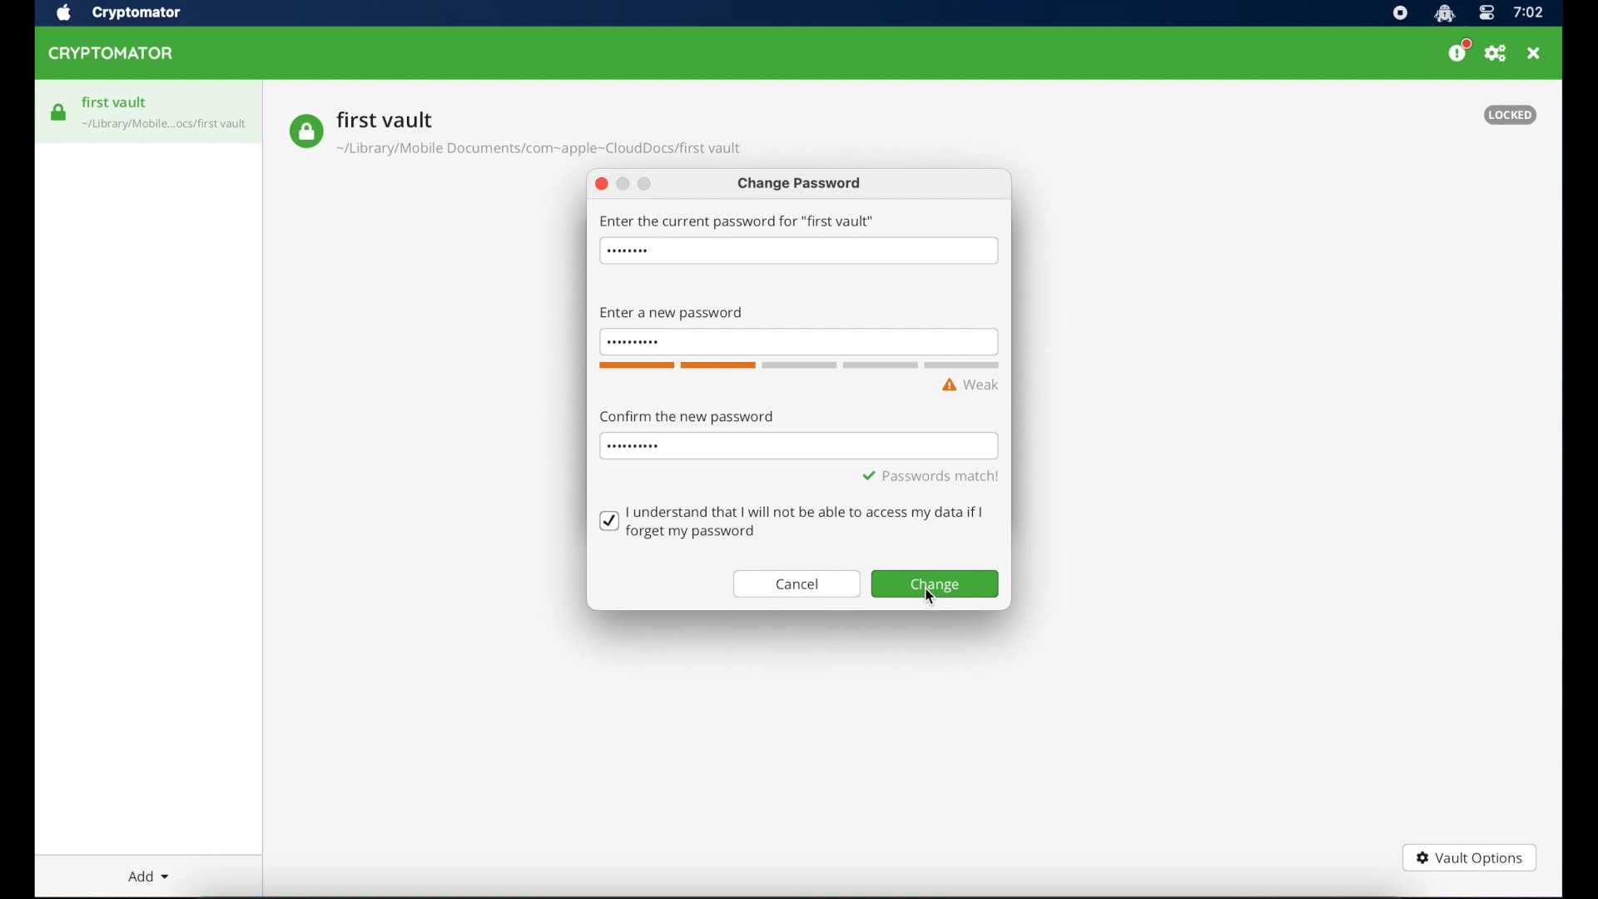 Image resolution: width=1598 pixels, height=899 pixels. What do you see at coordinates (1459, 51) in the screenshot?
I see `please consider donating` at bounding box center [1459, 51].